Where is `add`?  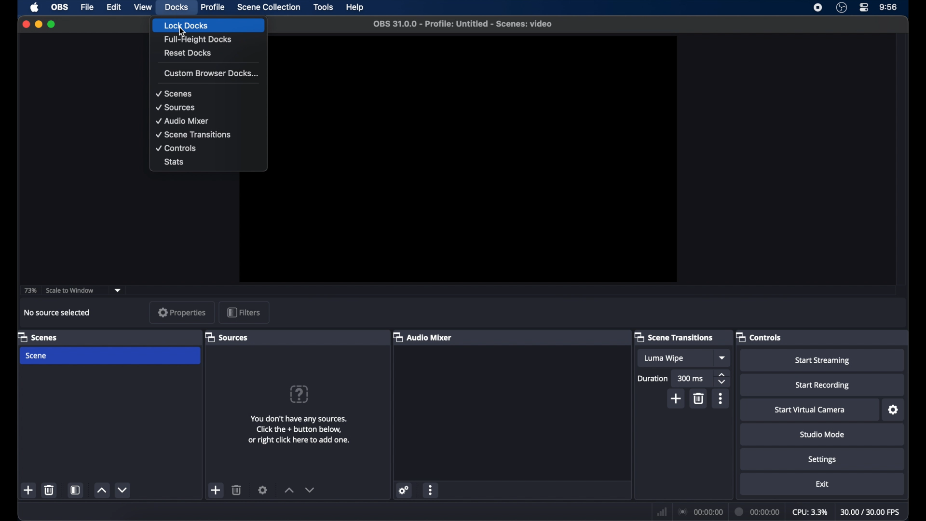 add is located at coordinates (29, 491).